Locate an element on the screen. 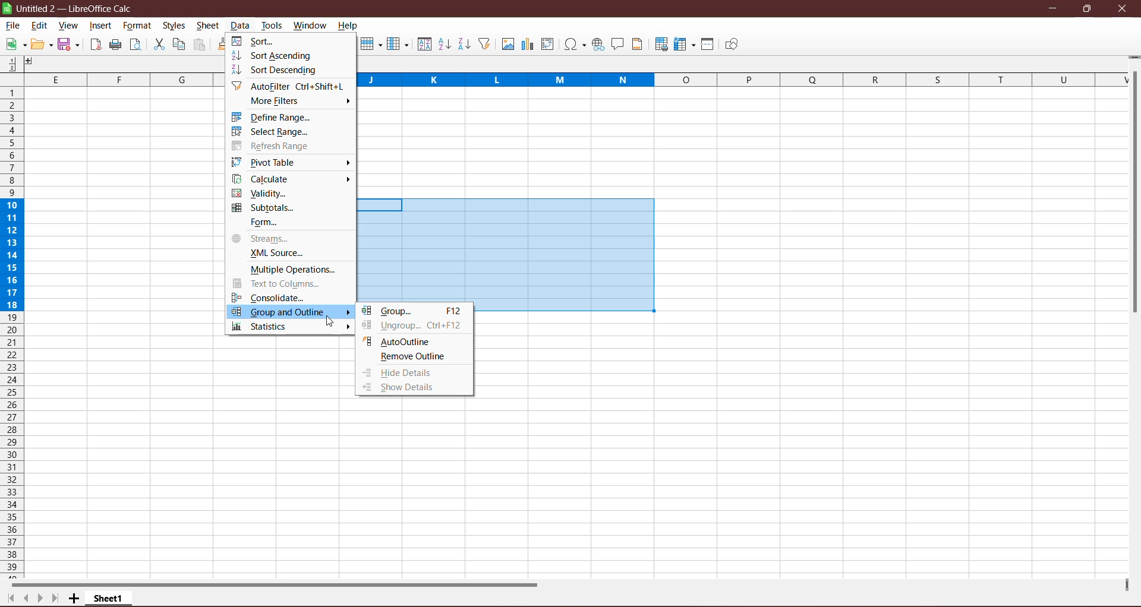 The height and width of the screenshot is (607, 1141). Save is located at coordinates (70, 45).